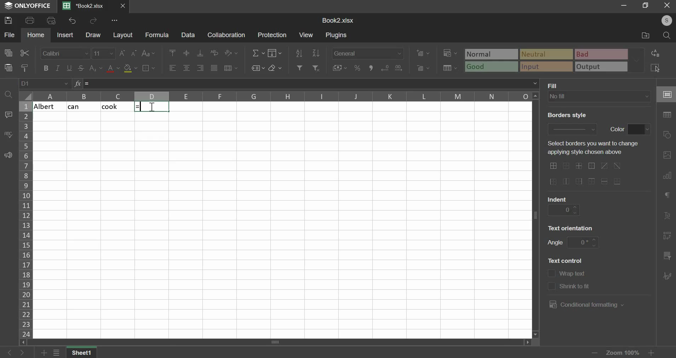  Describe the element at coordinates (8, 53) in the screenshot. I see `copy` at that location.